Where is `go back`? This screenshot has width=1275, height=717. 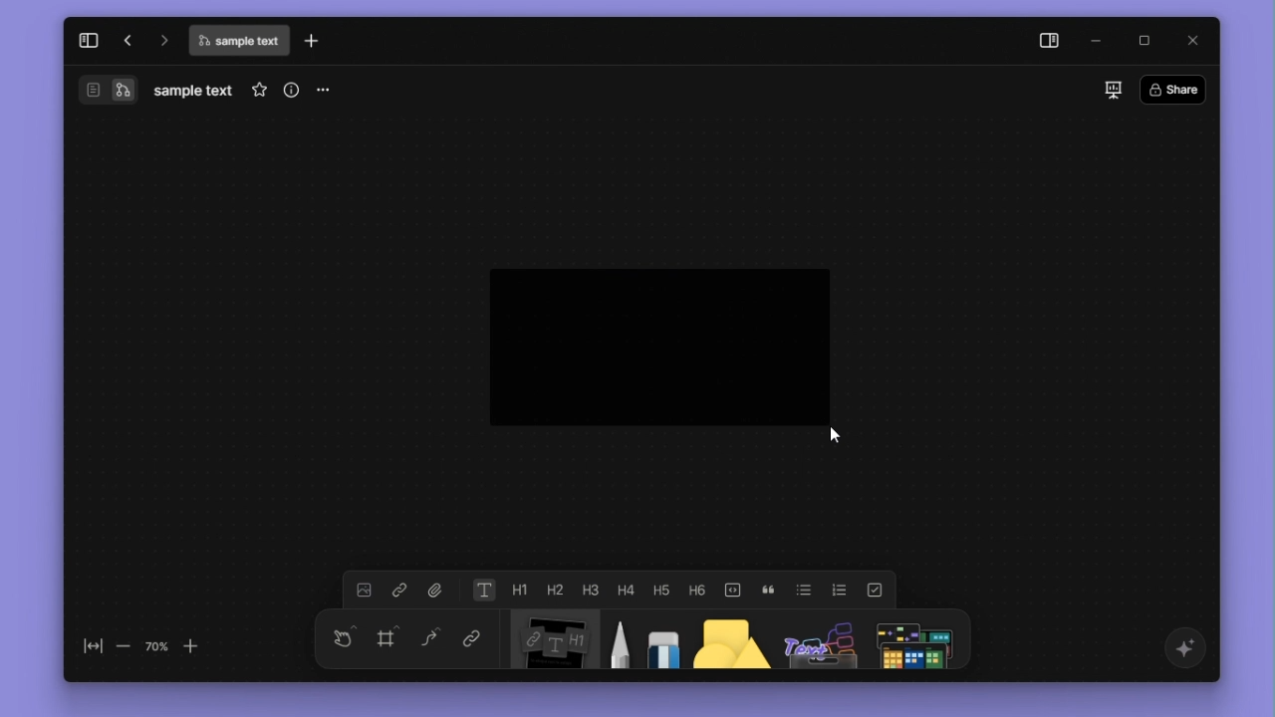 go back is located at coordinates (126, 40).